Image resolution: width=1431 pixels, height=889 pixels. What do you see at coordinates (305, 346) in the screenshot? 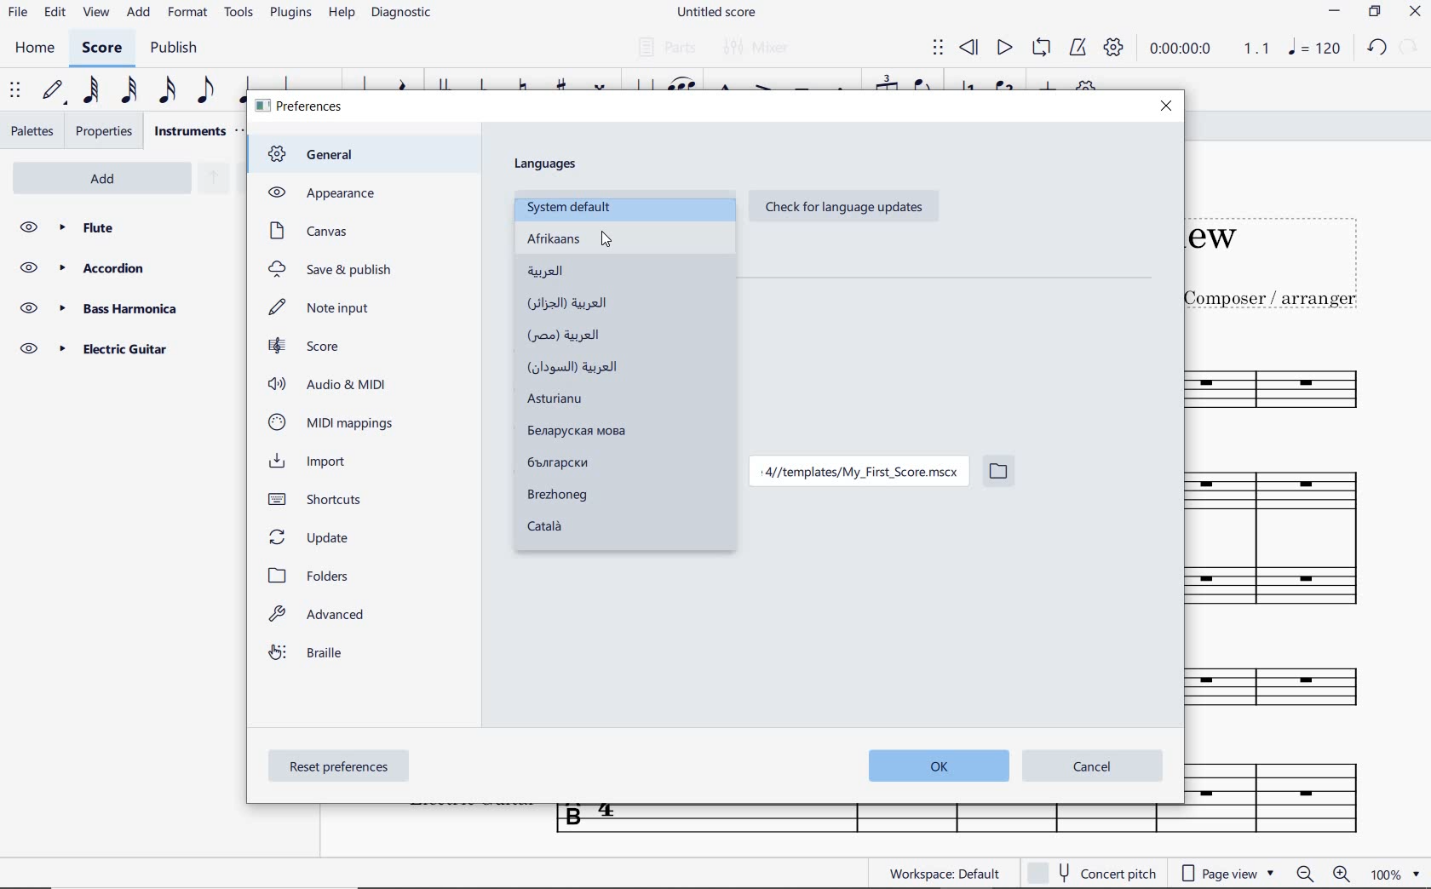
I see `score` at bounding box center [305, 346].